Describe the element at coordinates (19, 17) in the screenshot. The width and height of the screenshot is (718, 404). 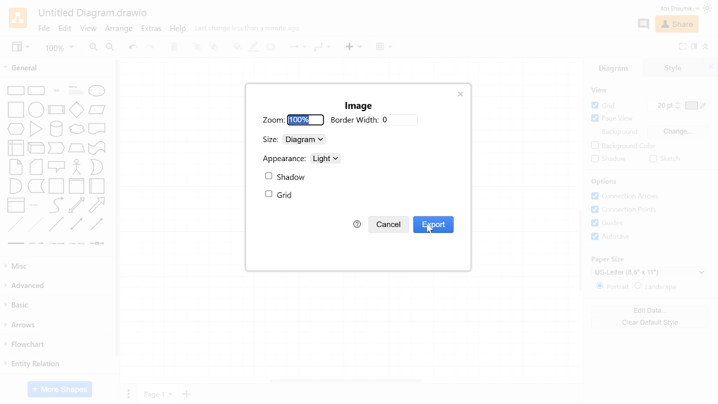
I see `Draw.io logo` at that location.